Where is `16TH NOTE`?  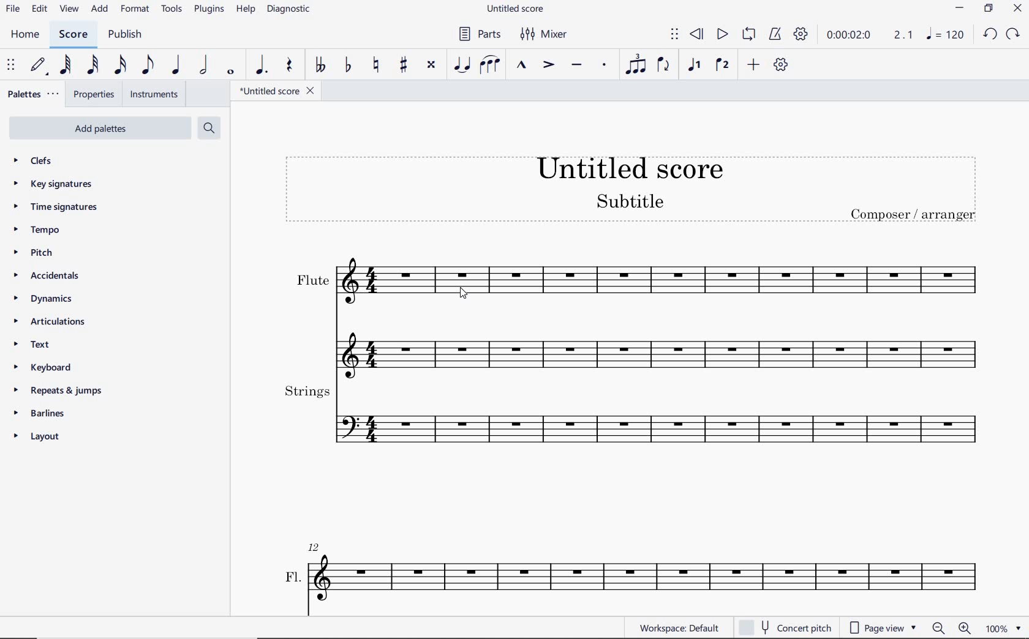
16TH NOTE is located at coordinates (120, 65).